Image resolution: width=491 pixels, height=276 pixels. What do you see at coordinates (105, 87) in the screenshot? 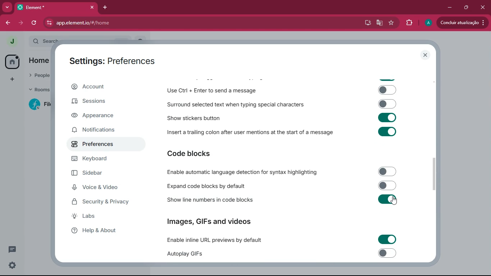
I see `account` at bounding box center [105, 87].